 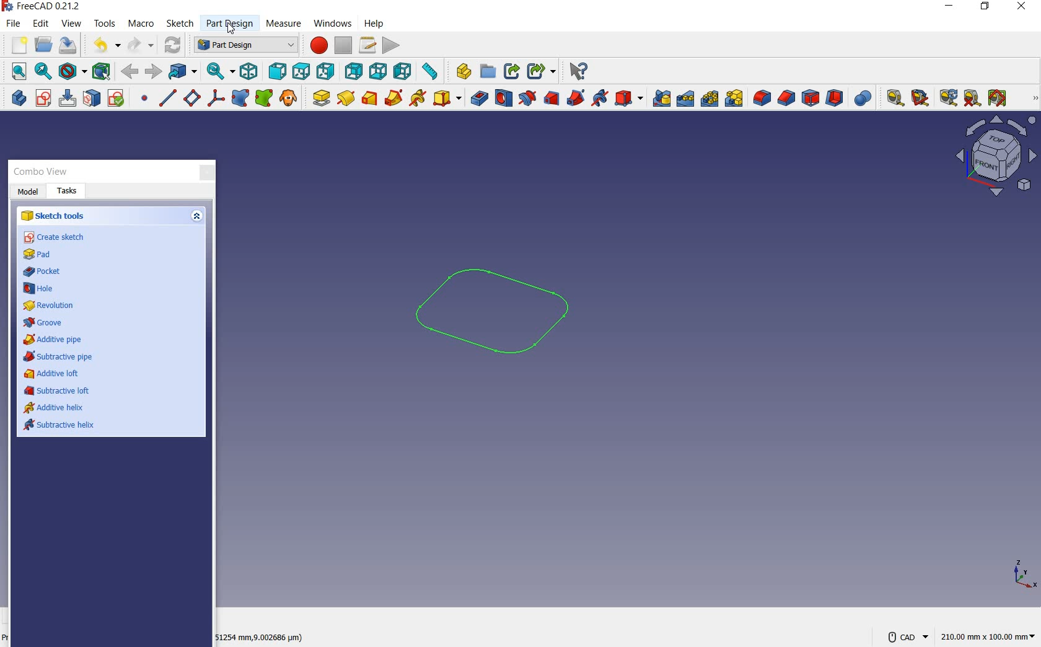 What do you see at coordinates (551, 97) in the screenshot?
I see `subtractive loft` at bounding box center [551, 97].